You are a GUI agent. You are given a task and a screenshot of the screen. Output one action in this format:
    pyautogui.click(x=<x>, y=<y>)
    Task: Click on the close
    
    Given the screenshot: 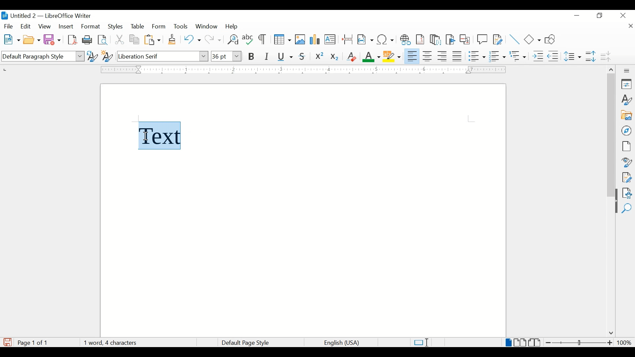 What is the action you would take?
    pyautogui.click(x=630, y=27)
    